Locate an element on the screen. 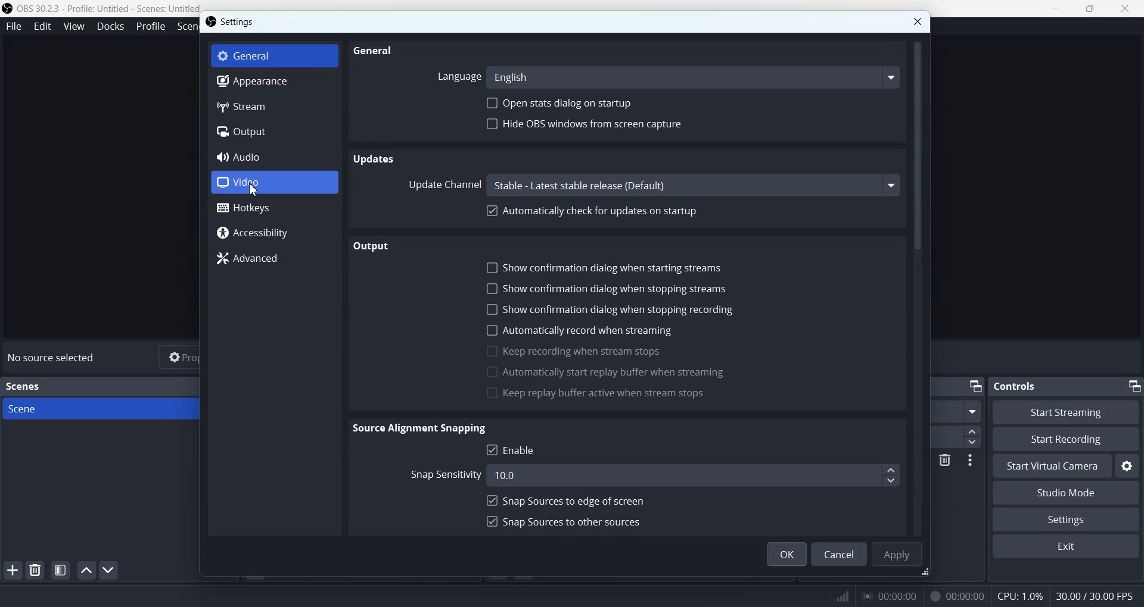 The height and width of the screenshot is (607, 1144). Show Confirmation dialog when stopping streams is located at coordinates (604, 288).